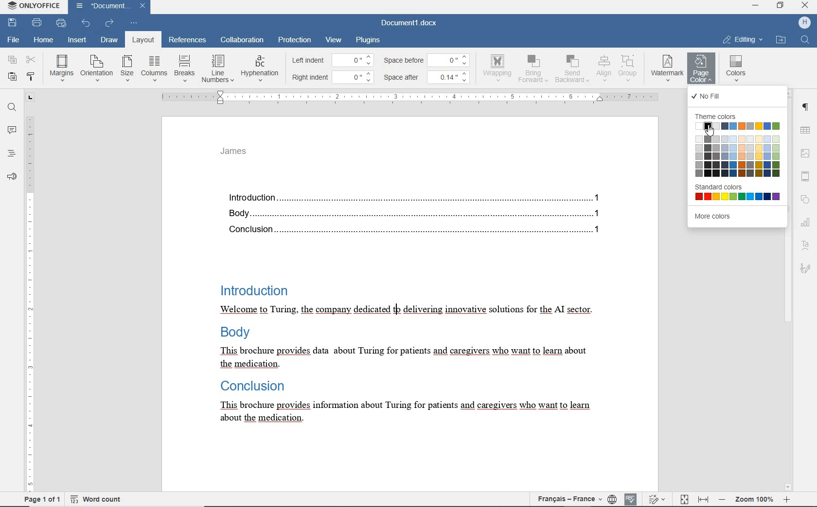  I want to click on table, so click(805, 131).